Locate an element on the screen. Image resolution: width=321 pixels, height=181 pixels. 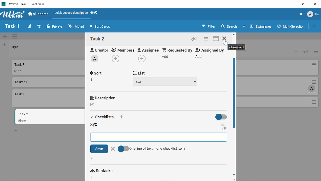
card named "task 1" is located at coordinates (49, 98).